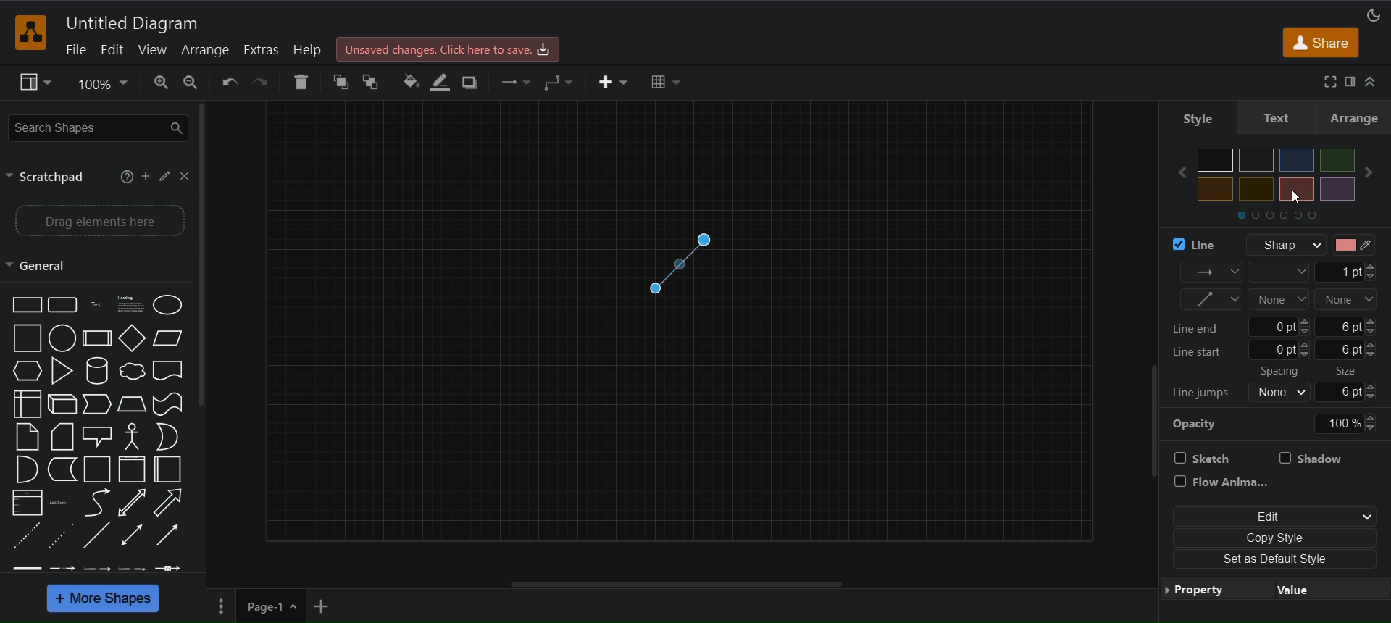  Describe the element at coordinates (610, 82) in the screenshot. I see `insert` at that location.